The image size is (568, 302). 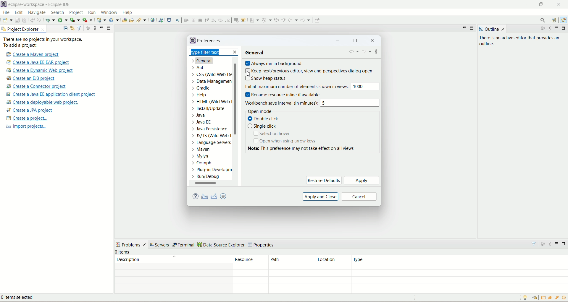 I want to click on Java EE, so click(x=202, y=122).